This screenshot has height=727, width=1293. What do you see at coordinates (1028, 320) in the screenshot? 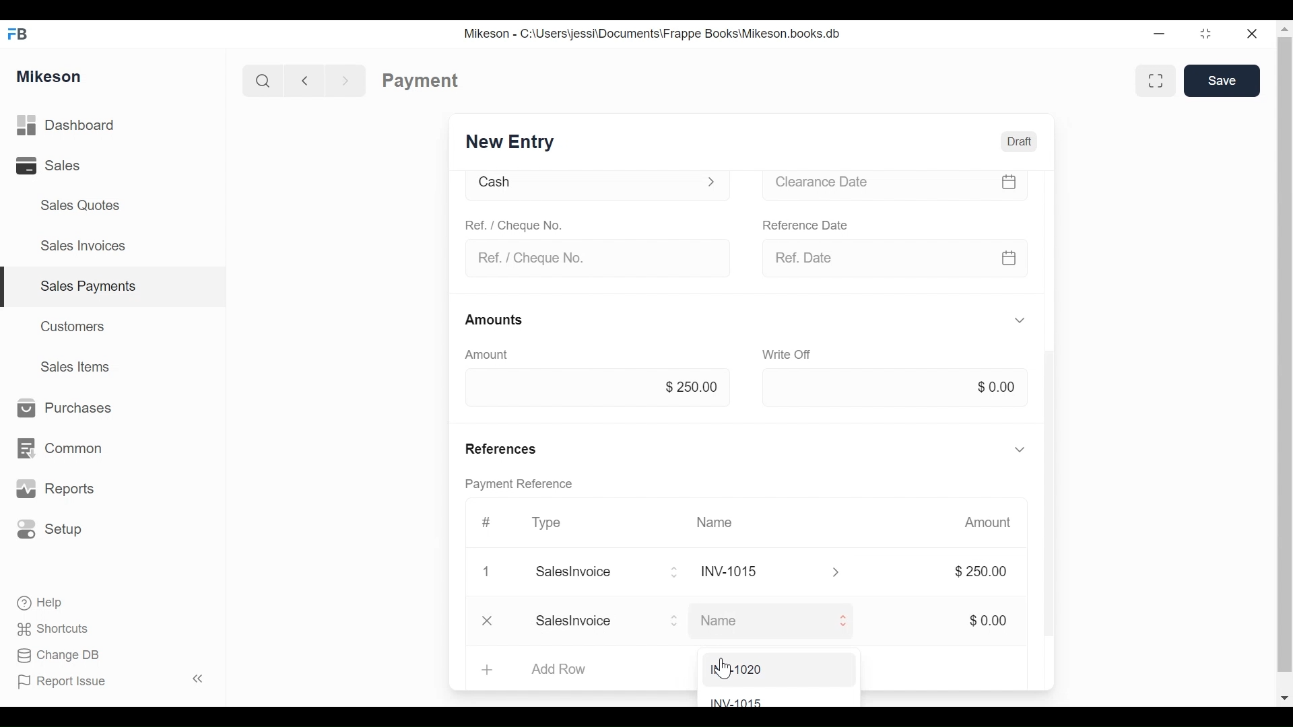
I see `Hide` at bounding box center [1028, 320].